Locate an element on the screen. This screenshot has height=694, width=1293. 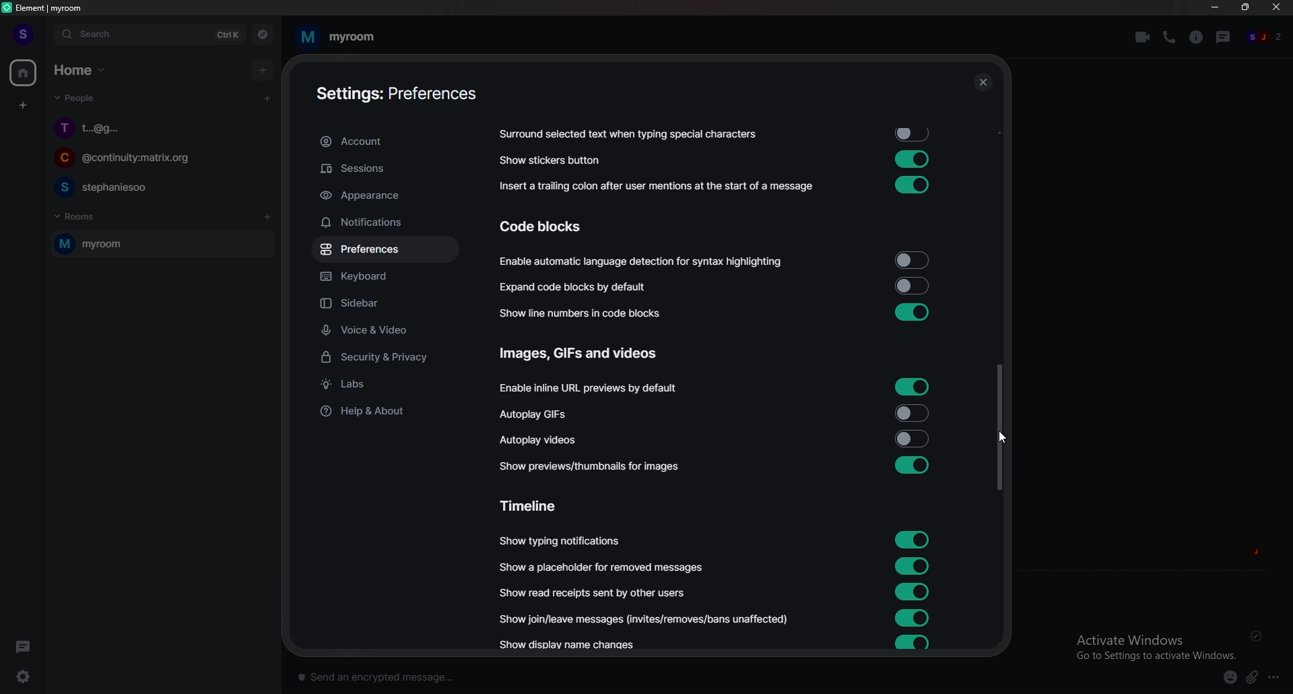
show a placeholder for removed messages is located at coordinates (602, 567).